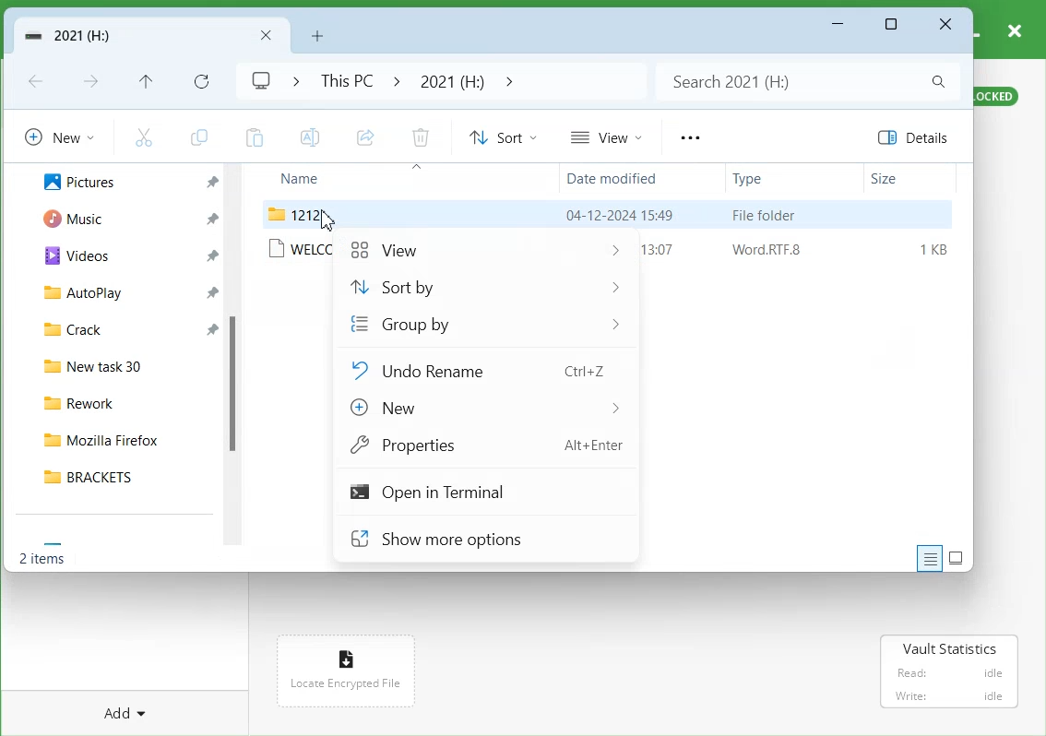  What do you see at coordinates (343, 80) in the screenshot?
I see `This PC` at bounding box center [343, 80].